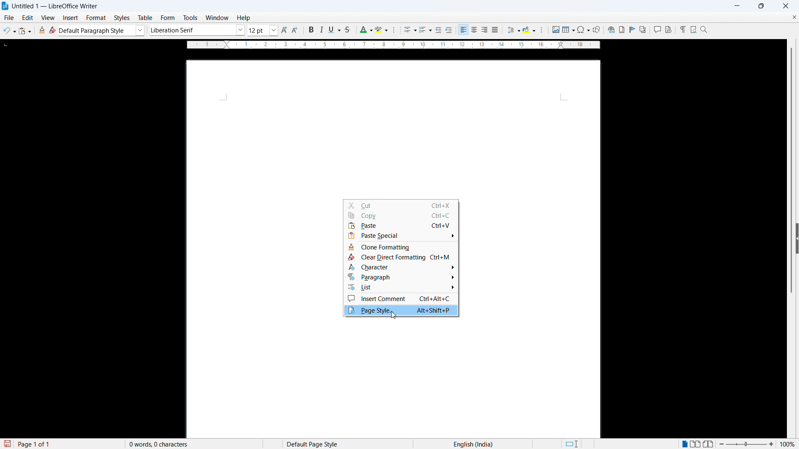 This screenshot has width=799, height=449. What do you see at coordinates (693, 29) in the screenshot?
I see `Print preview ` at bounding box center [693, 29].